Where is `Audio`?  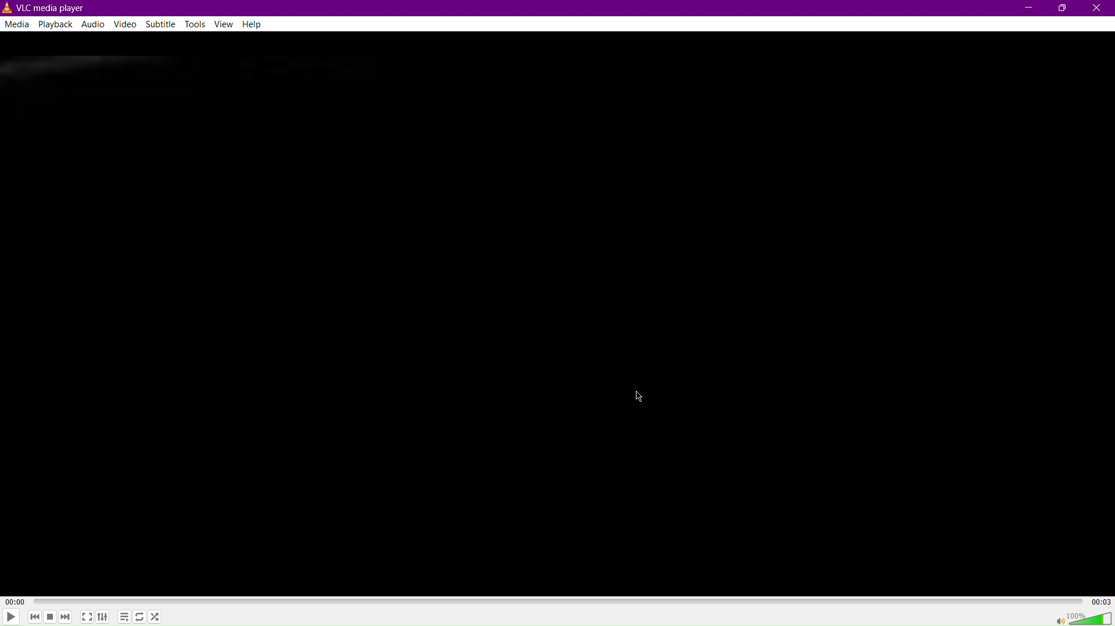 Audio is located at coordinates (95, 24).